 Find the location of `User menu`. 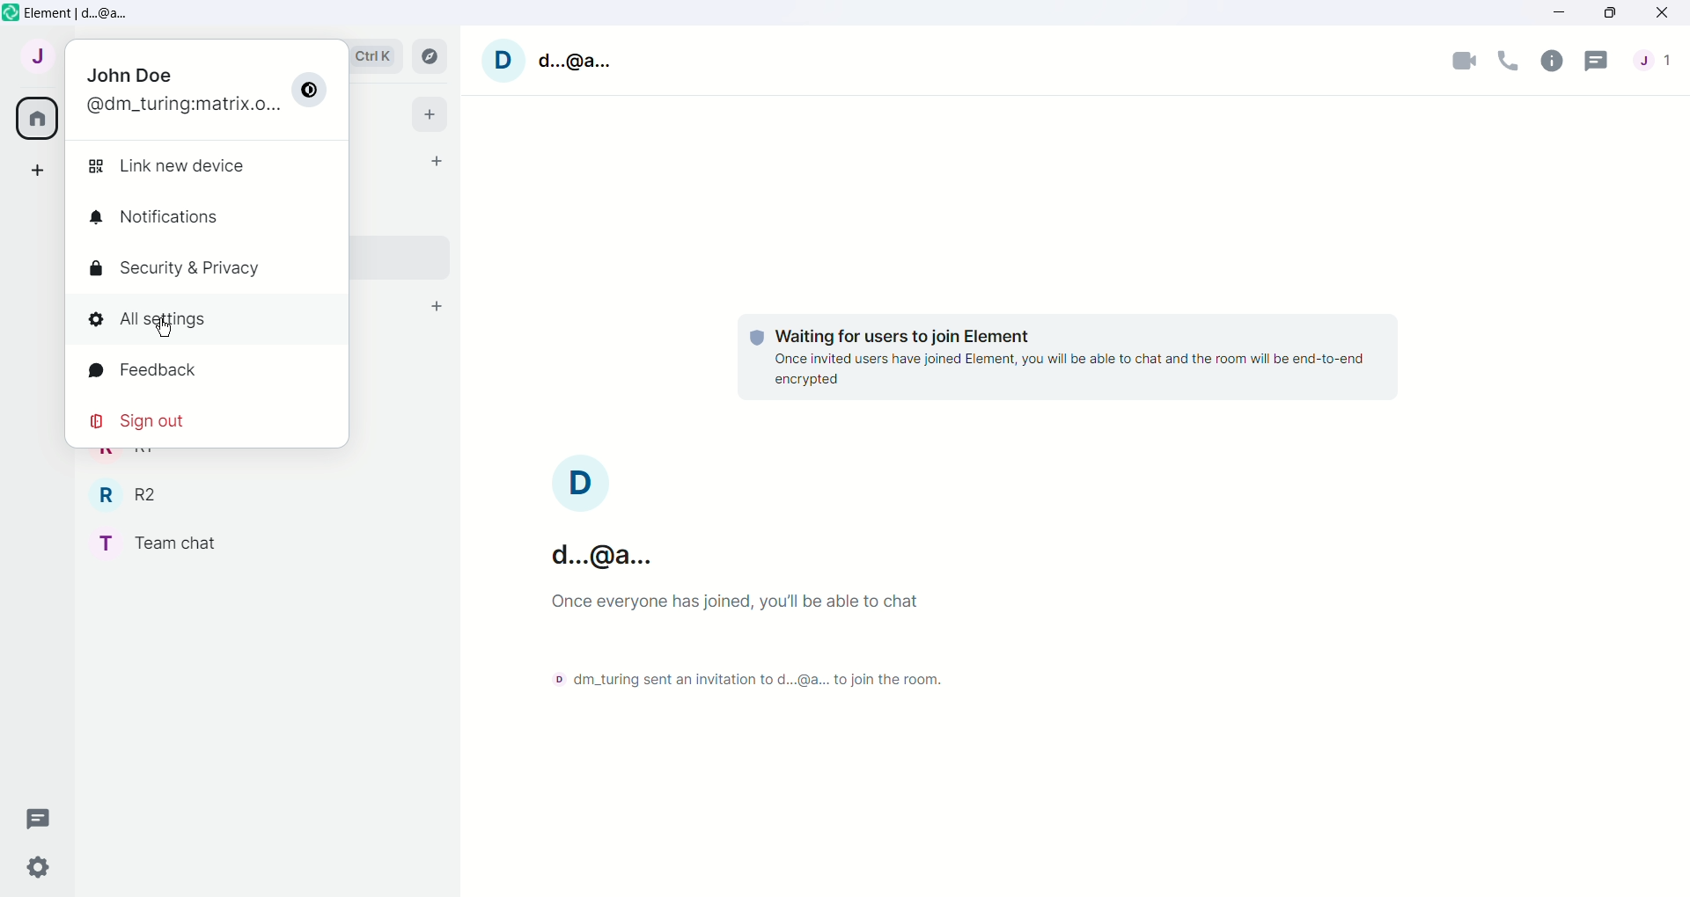

User menu is located at coordinates (39, 54).